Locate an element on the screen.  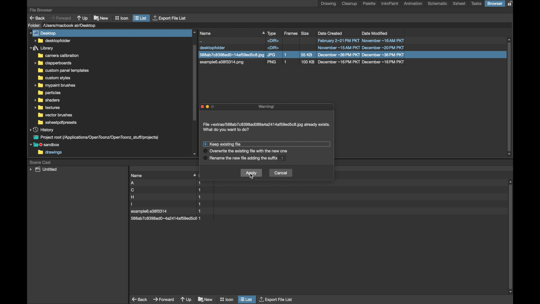
xsheet is located at coordinates (459, 4).